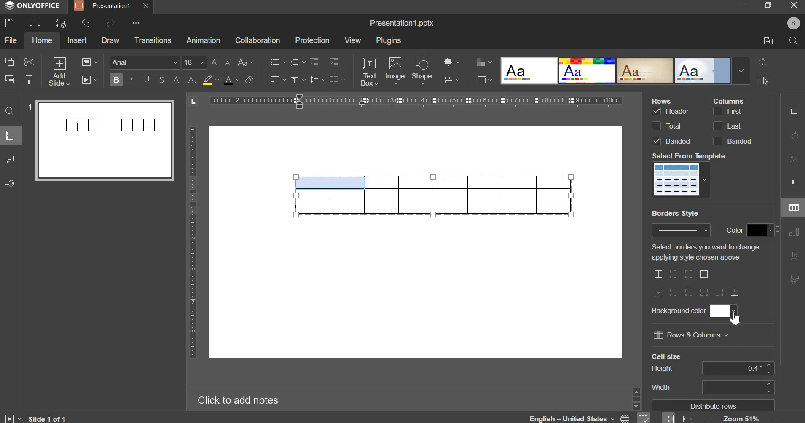  What do you see at coordinates (185, 79) in the screenshot?
I see `subscript & superscript` at bounding box center [185, 79].